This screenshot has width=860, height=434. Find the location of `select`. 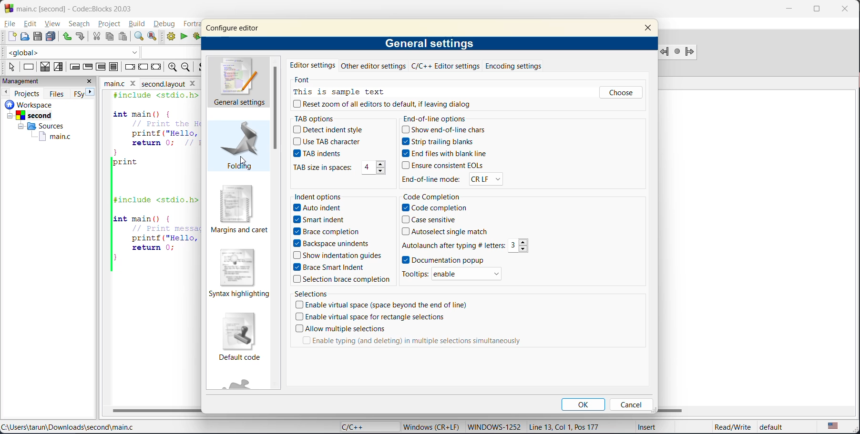

select is located at coordinates (9, 66).